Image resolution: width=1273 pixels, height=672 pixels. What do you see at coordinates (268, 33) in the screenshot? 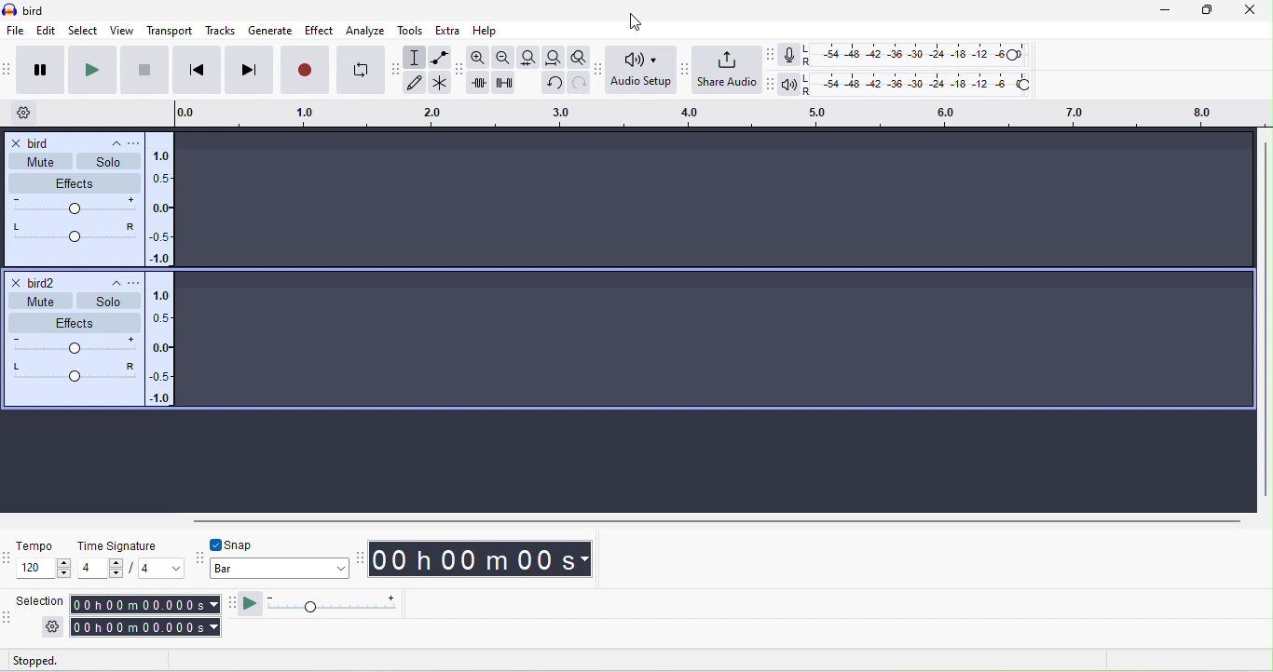
I see `generate` at bounding box center [268, 33].